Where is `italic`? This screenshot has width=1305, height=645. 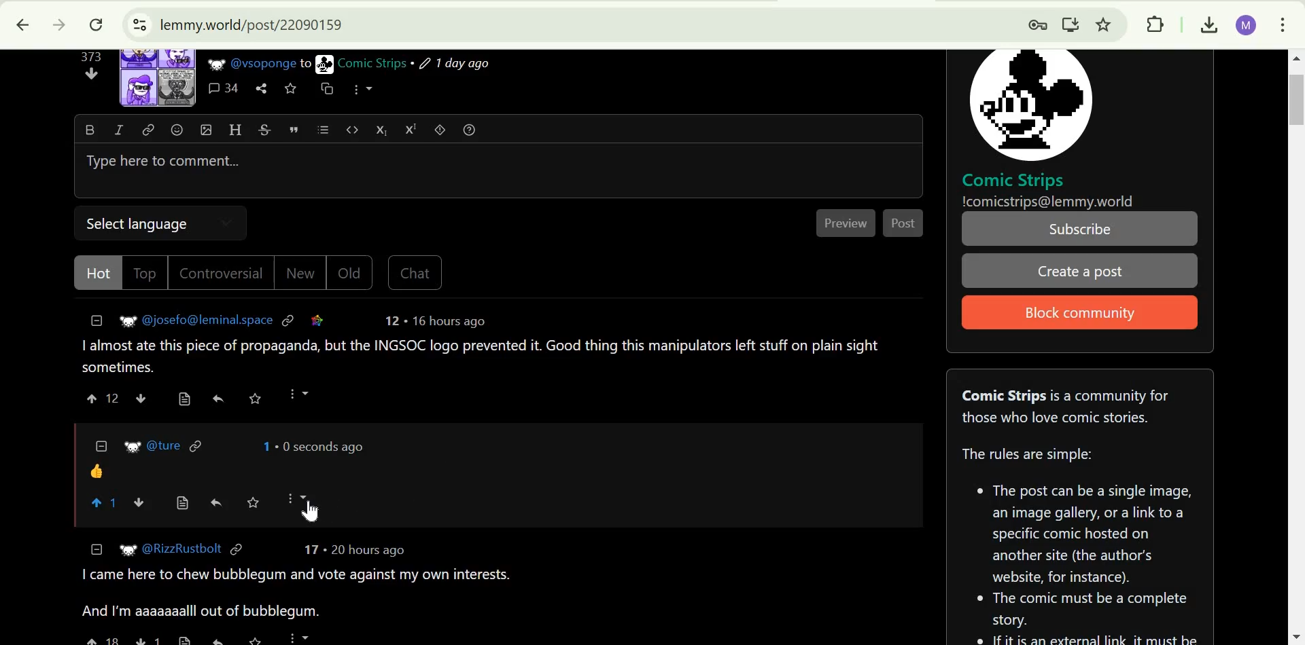 italic is located at coordinates (118, 129).